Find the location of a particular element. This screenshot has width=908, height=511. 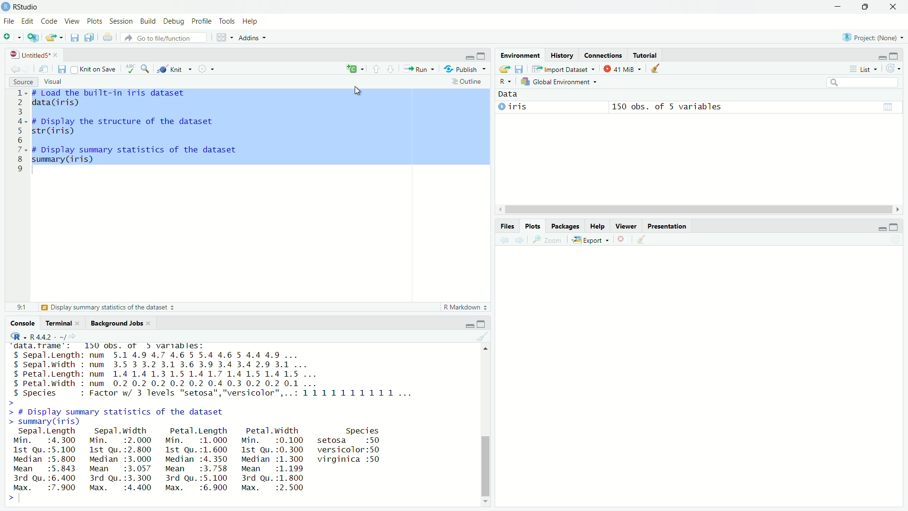

137MiB is located at coordinates (624, 68).